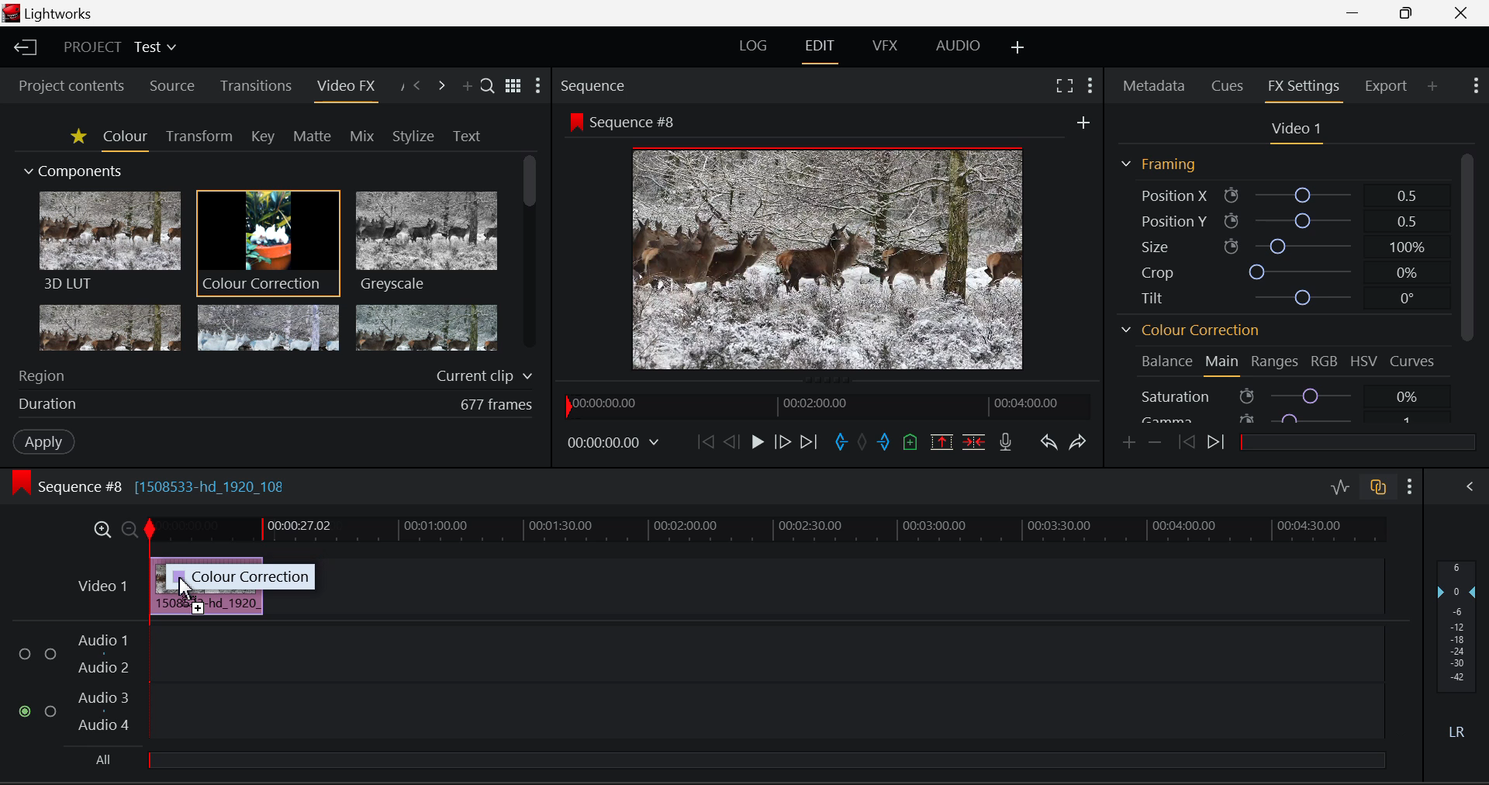 The image size is (1489, 785). What do you see at coordinates (53, 13) in the screenshot?
I see `Window Title` at bounding box center [53, 13].